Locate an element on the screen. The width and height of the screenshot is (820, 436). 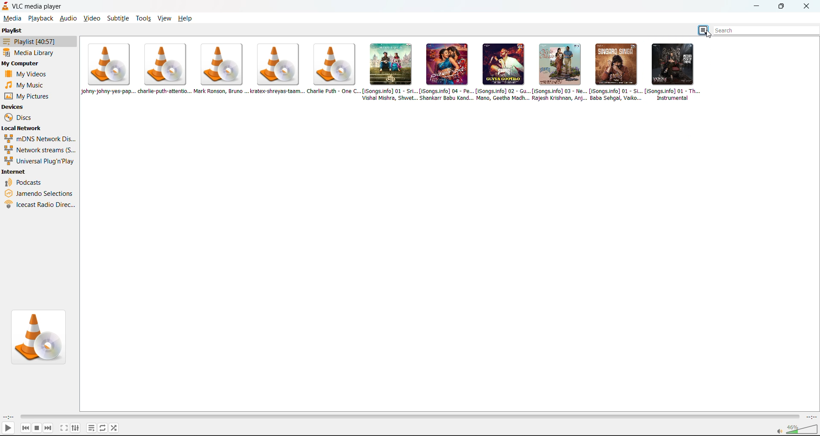
loop is located at coordinates (101, 428).